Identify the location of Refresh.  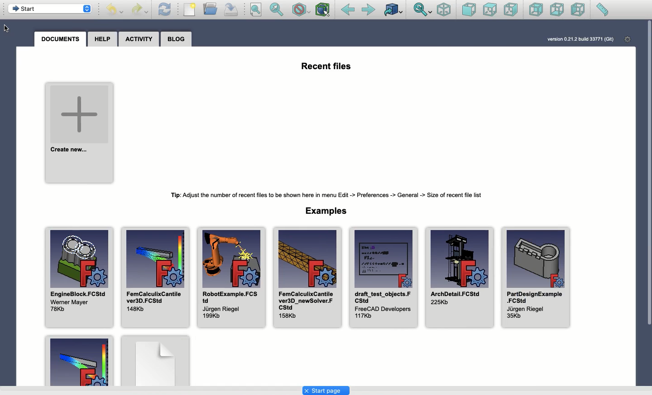
(164, 9).